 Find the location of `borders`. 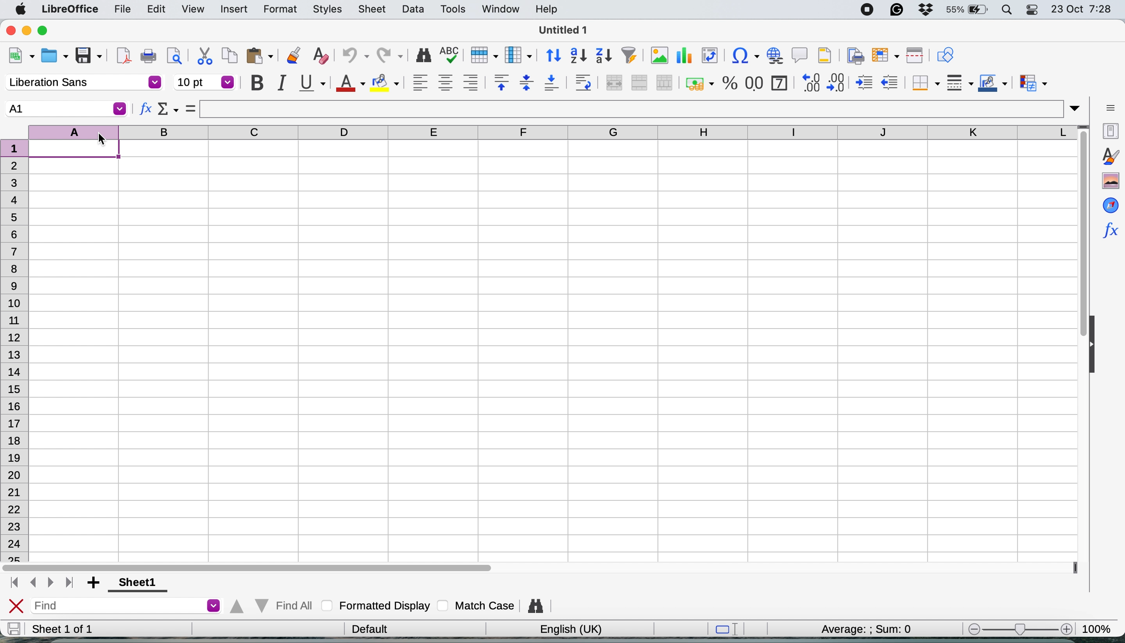

borders is located at coordinates (924, 82).